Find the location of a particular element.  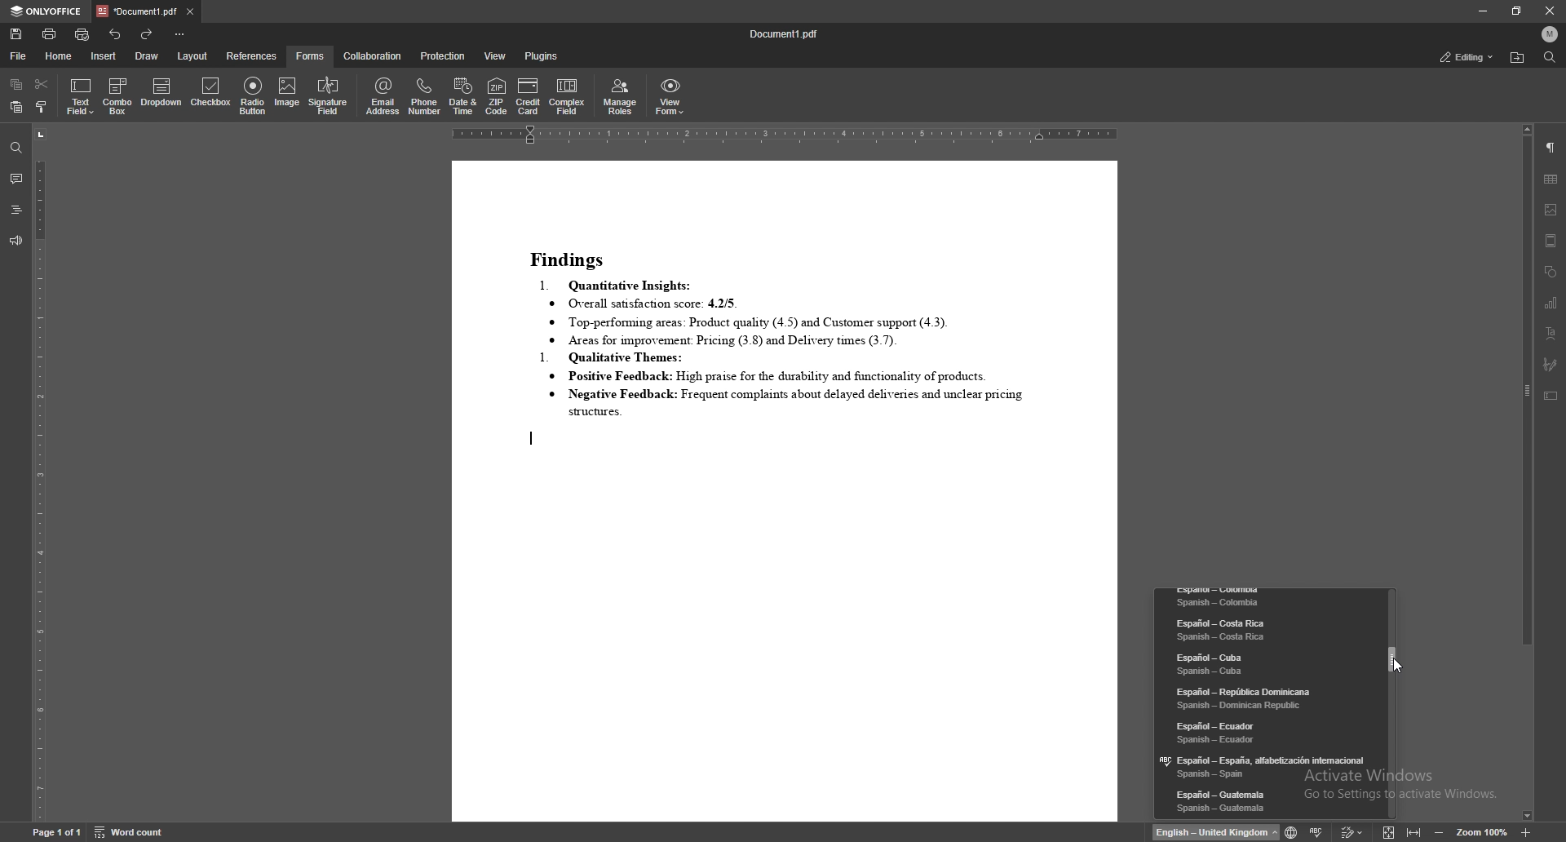

fit to width is located at coordinates (1414, 832).